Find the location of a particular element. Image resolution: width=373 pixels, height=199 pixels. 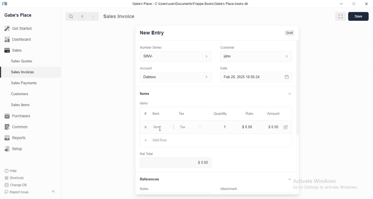

collapse is located at coordinates (289, 94).